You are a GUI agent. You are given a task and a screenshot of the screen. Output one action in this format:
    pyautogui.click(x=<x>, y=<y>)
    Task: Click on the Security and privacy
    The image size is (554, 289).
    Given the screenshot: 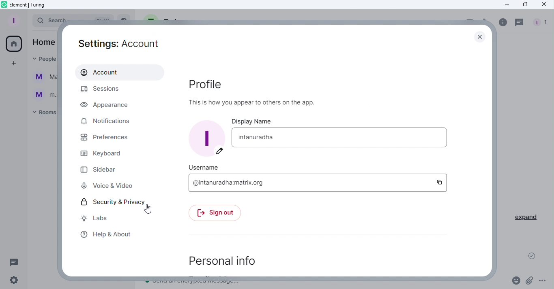 What is the action you would take?
    pyautogui.click(x=109, y=203)
    